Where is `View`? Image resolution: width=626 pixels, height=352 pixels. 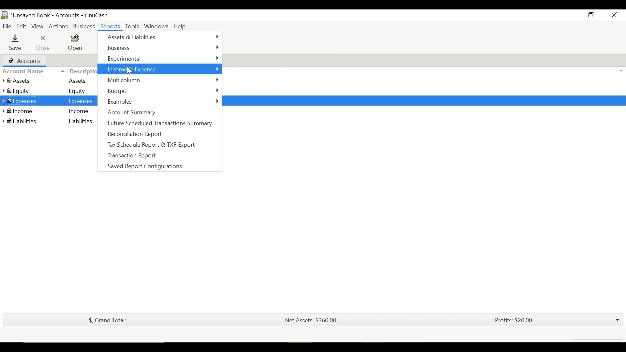 View is located at coordinates (38, 25).